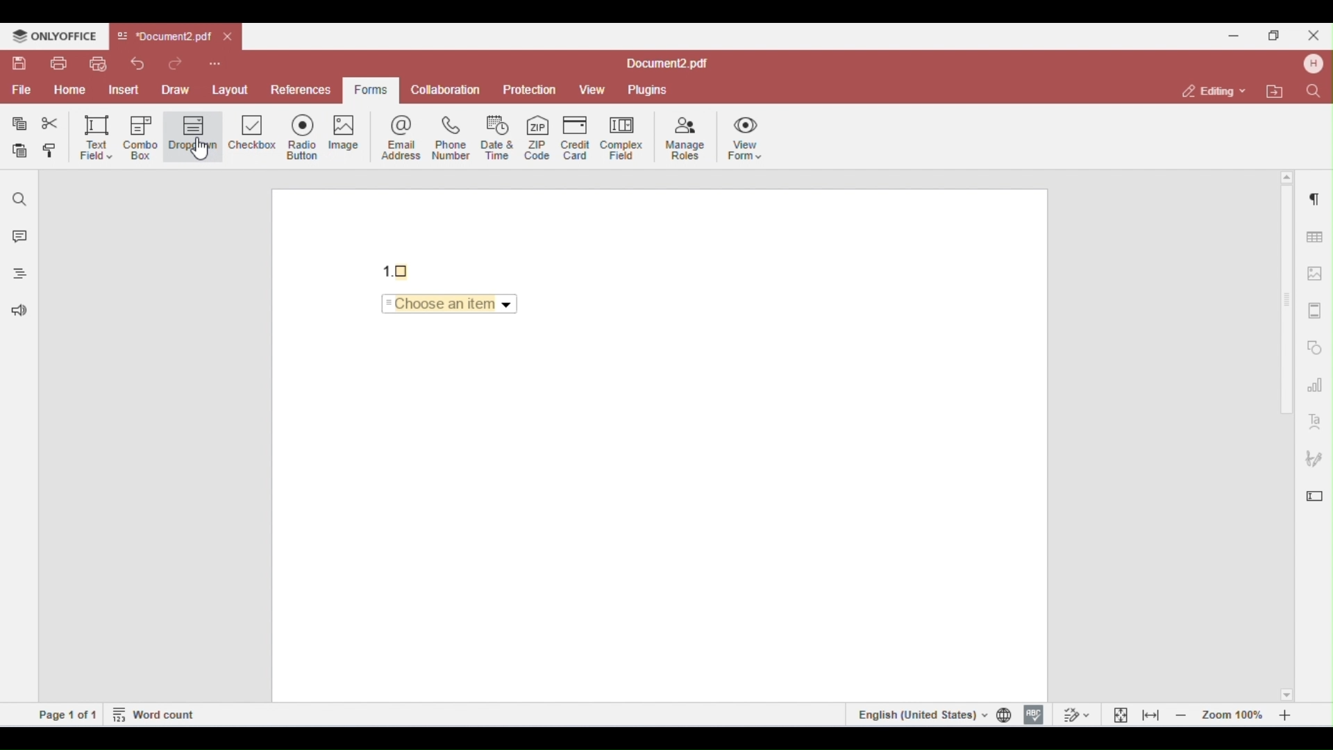 The image size is (1333, 750). Describe the element at coordinates (141, 137) in the screenshot. I see `combo box` at that location.